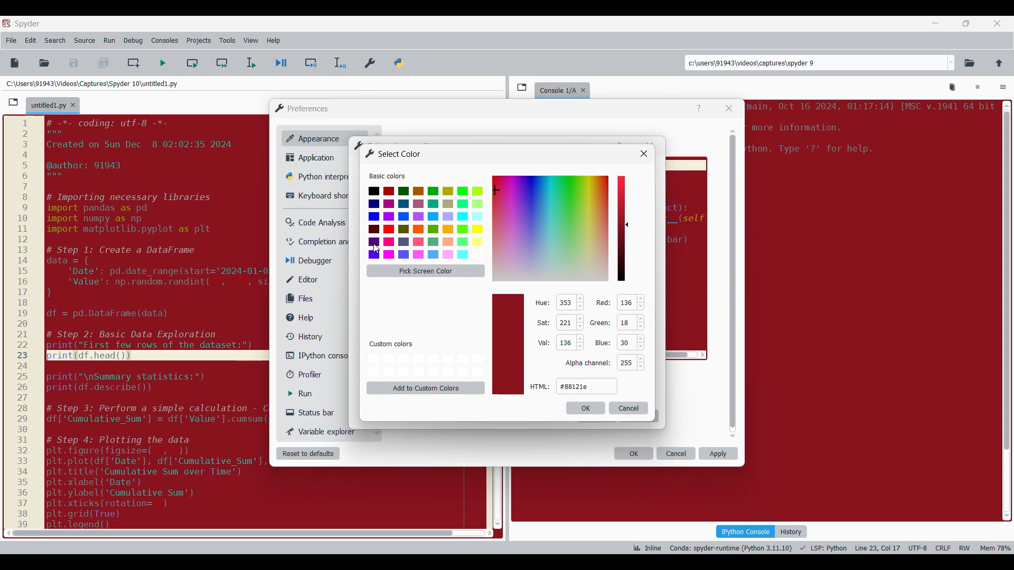 The image size is (1014, 570). I want to click on View menu, so click(251, 41).